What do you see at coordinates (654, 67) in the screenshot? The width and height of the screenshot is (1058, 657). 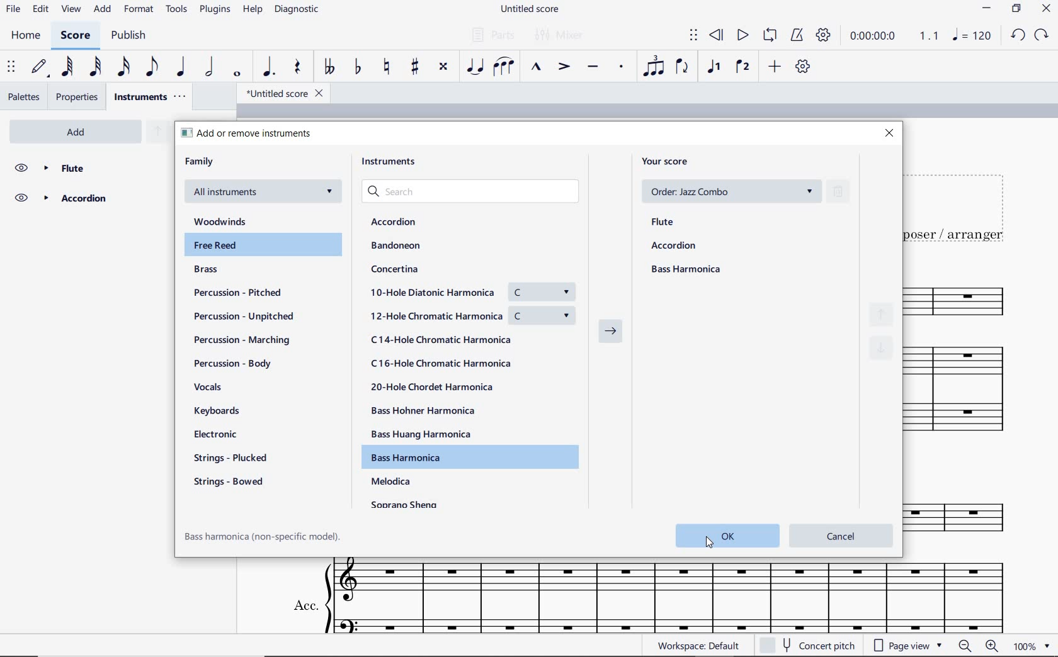 I see `tuplet` at bounding box center [654, 67].